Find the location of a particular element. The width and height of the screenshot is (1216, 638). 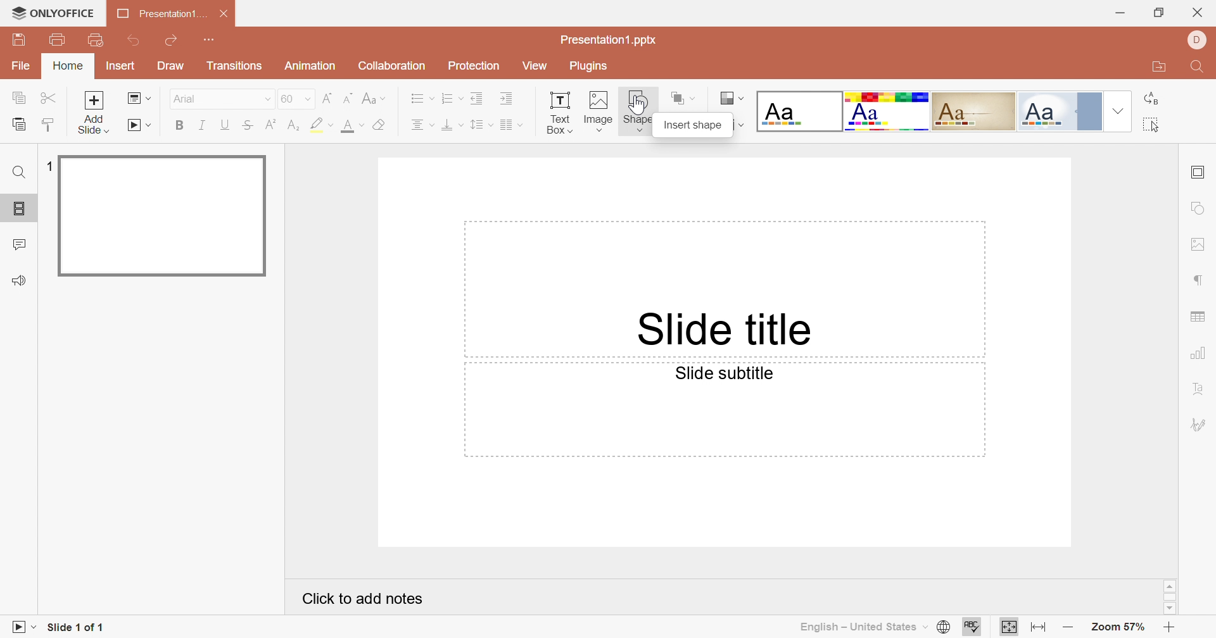

DELL is located at coordinates (1196, 41).